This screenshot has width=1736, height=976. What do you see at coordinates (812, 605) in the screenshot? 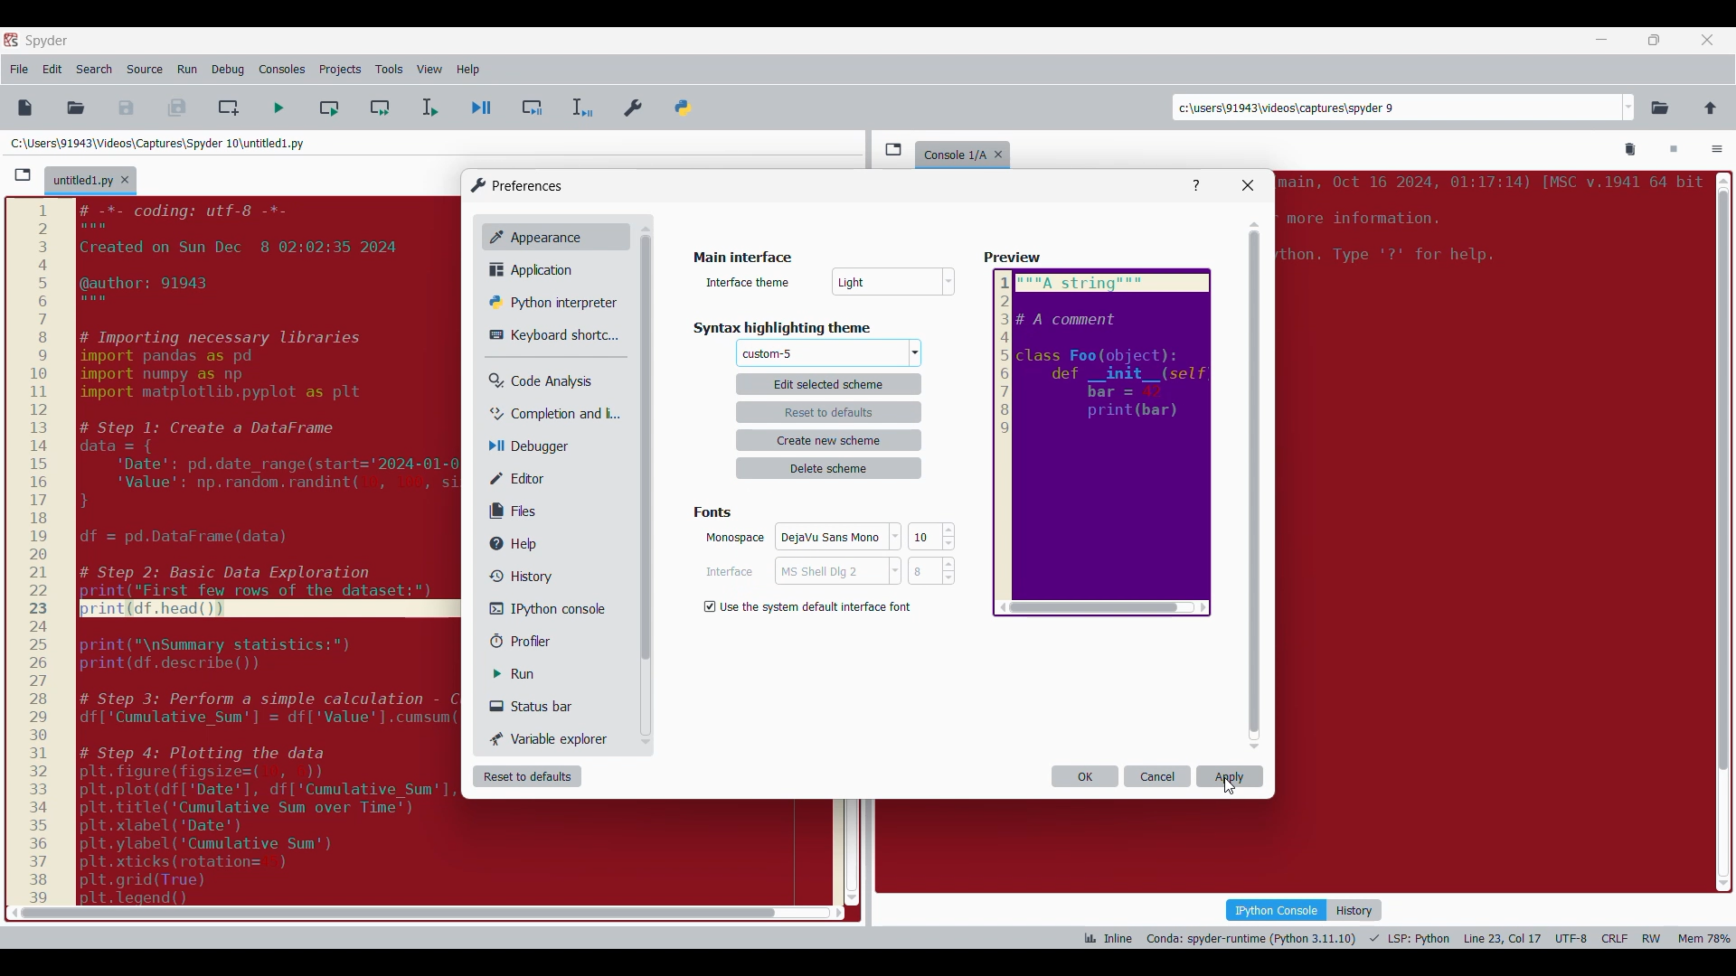
I see `Setting options under Background` at bounding box center [812, 605].